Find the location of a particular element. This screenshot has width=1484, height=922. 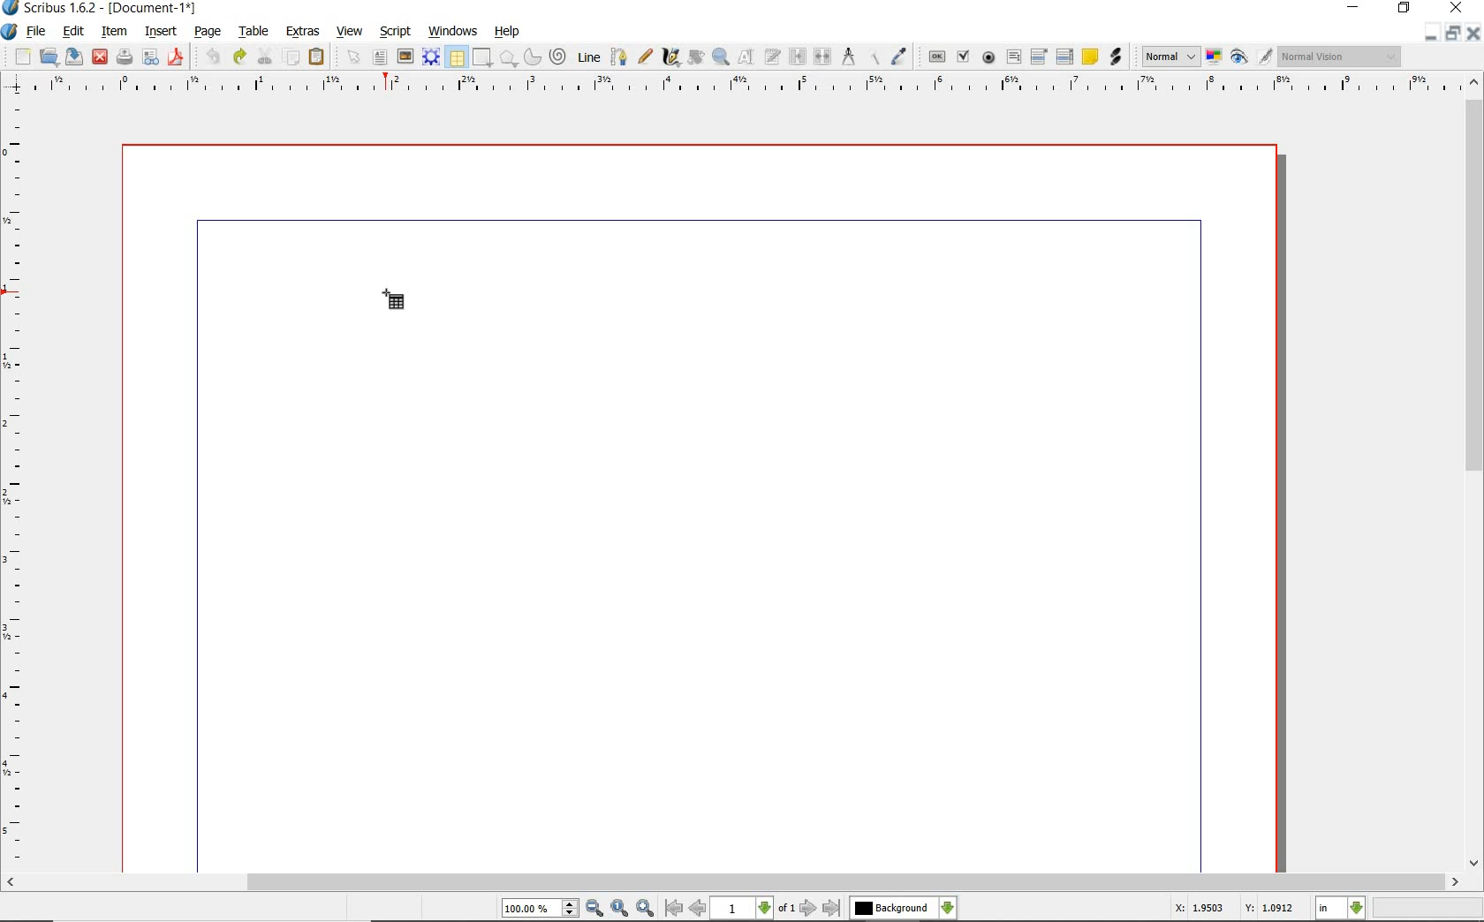

save is located at coordinates (75, 56).